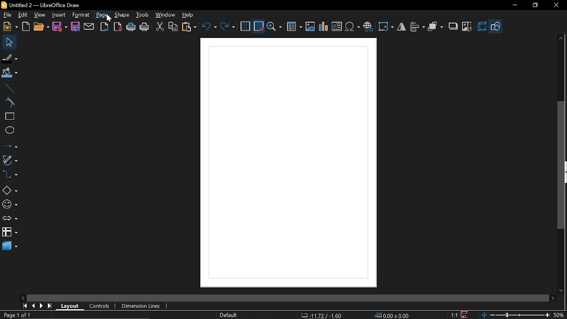  What do you see at coordinates (27, 27) in the screenshot?
I see `Open template` at bounding box center [27, 27].